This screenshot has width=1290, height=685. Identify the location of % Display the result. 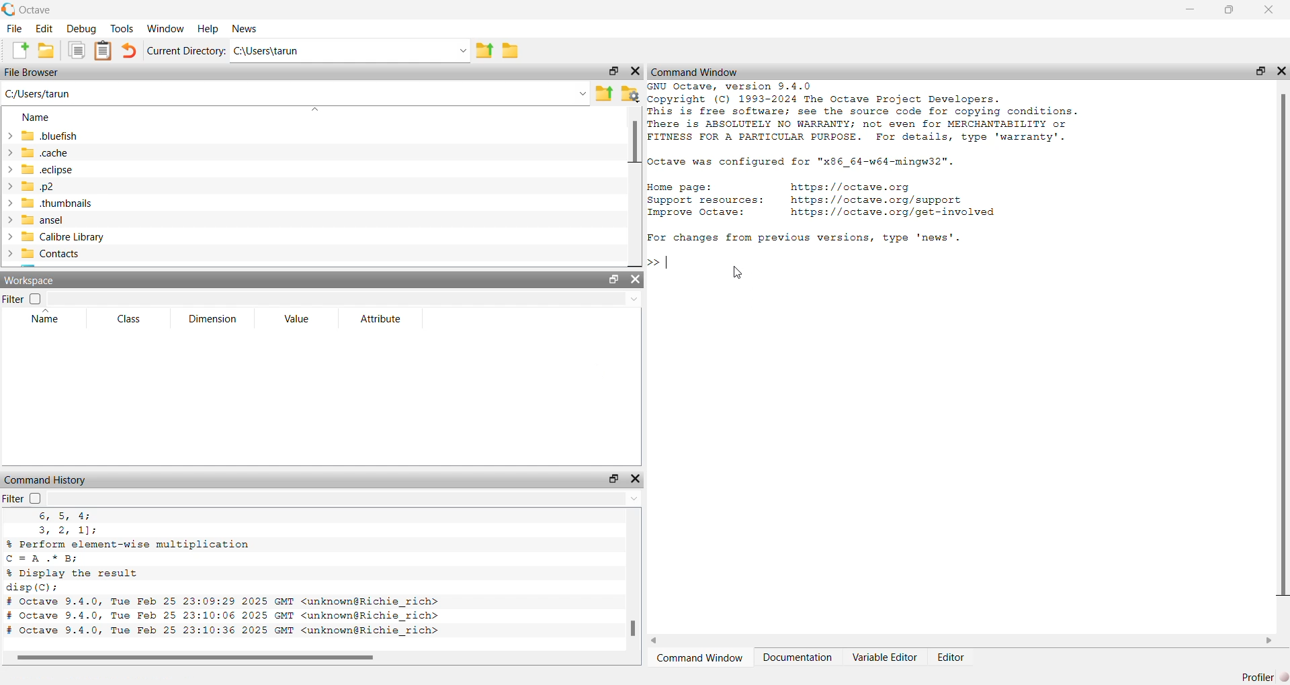
(75, 573).